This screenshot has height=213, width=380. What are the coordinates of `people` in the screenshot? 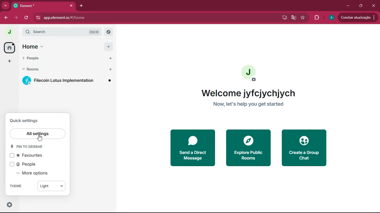 It's located at (25, 165).